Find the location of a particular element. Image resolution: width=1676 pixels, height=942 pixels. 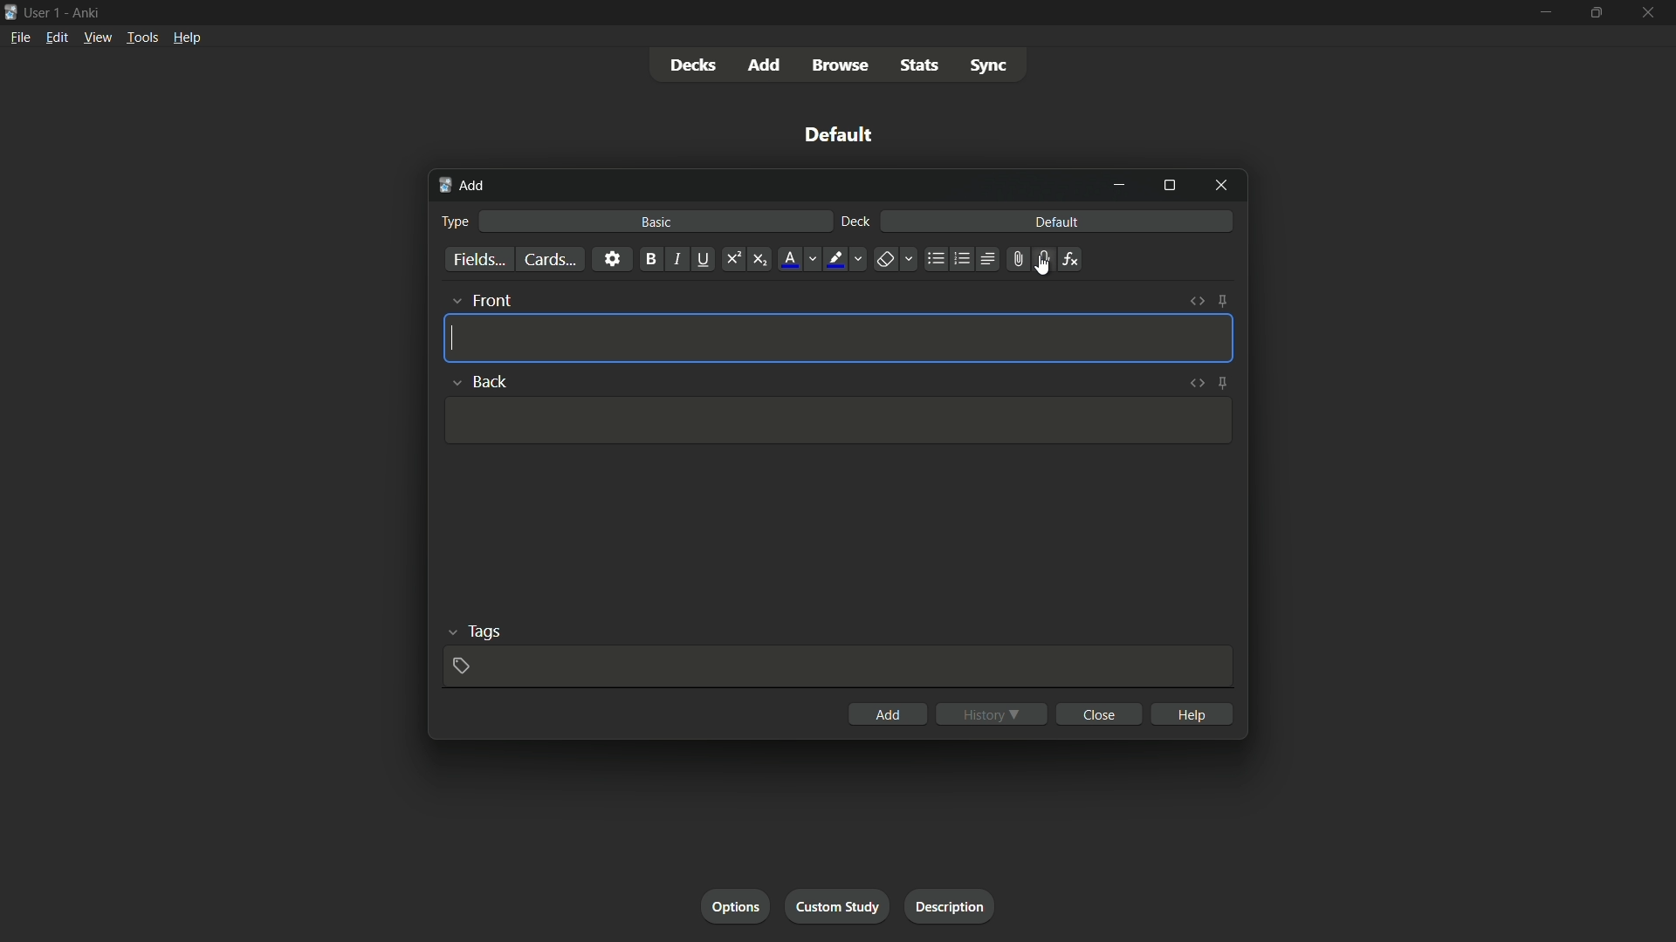

attach is located at coordinates (1014, 259).